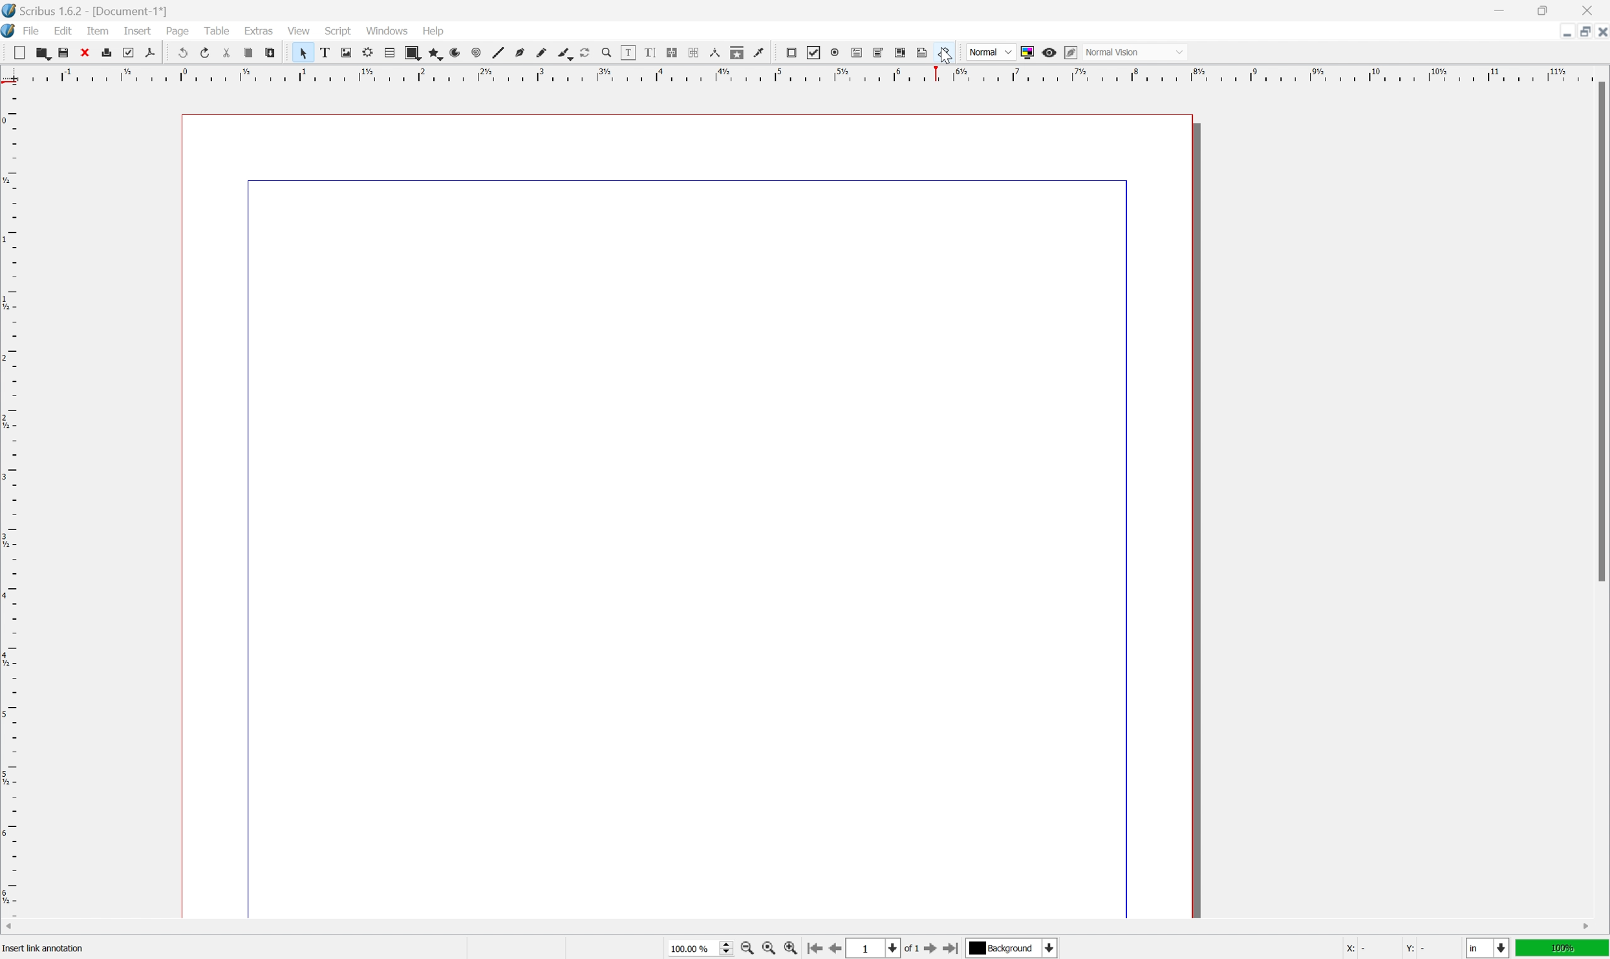  What do you see at coordinates (64, 52) in the screenshot?
I see `save` at bounding box center [64, 52].